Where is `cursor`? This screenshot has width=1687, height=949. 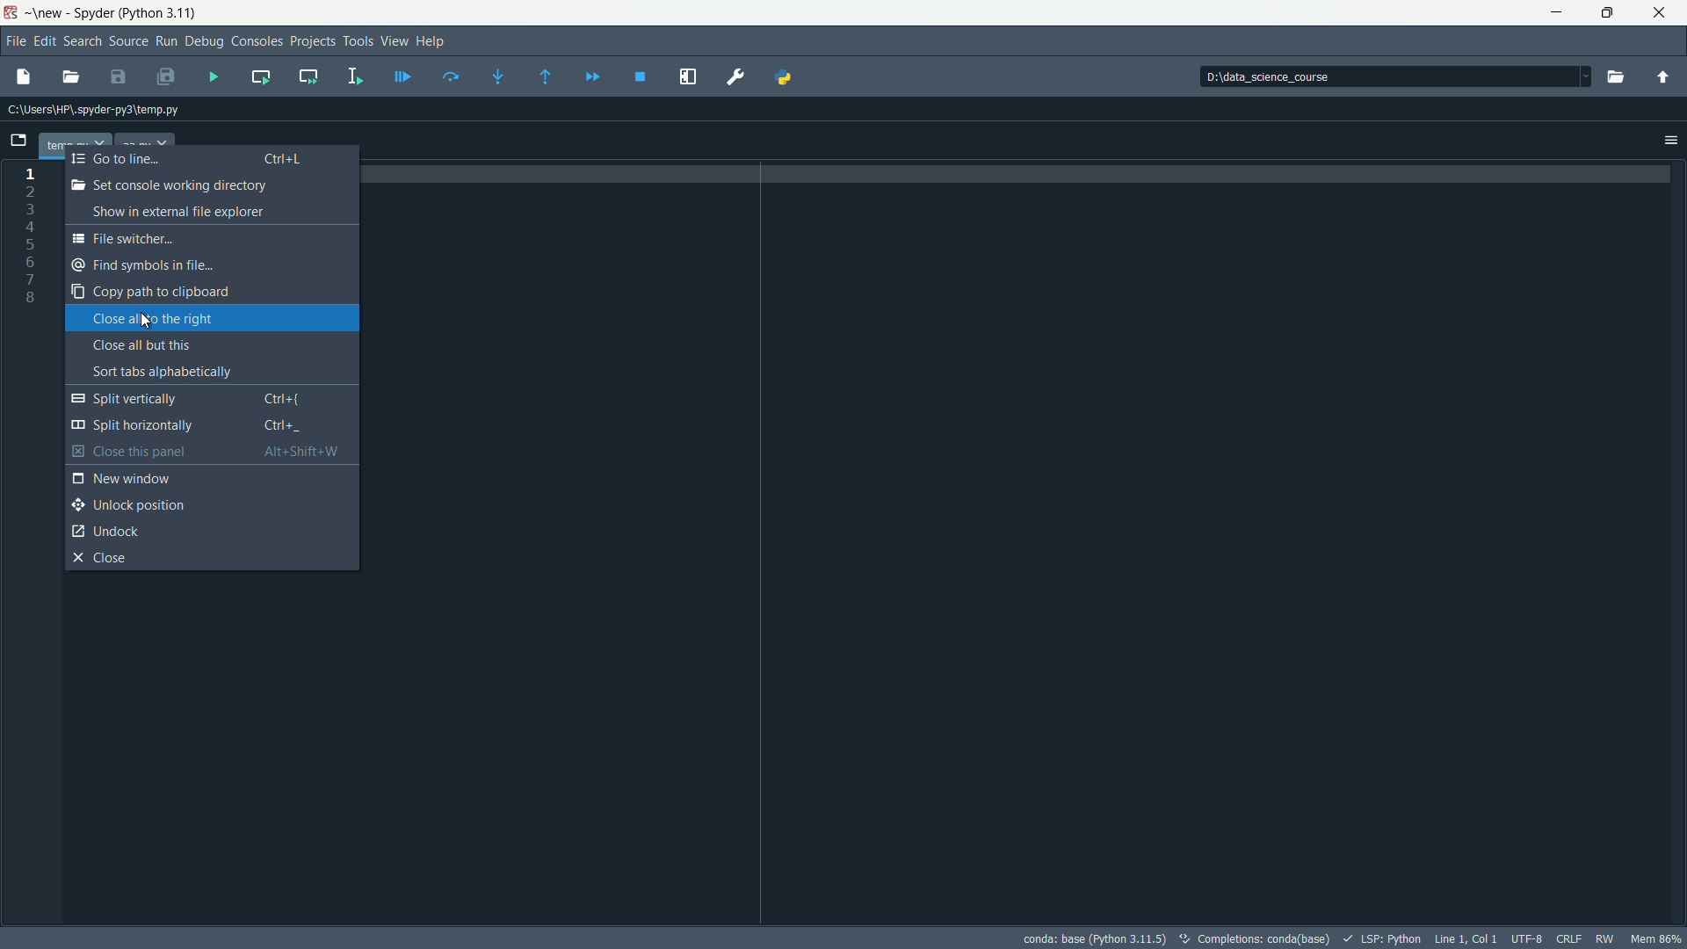
cursor is located at coordinates (146, 321).